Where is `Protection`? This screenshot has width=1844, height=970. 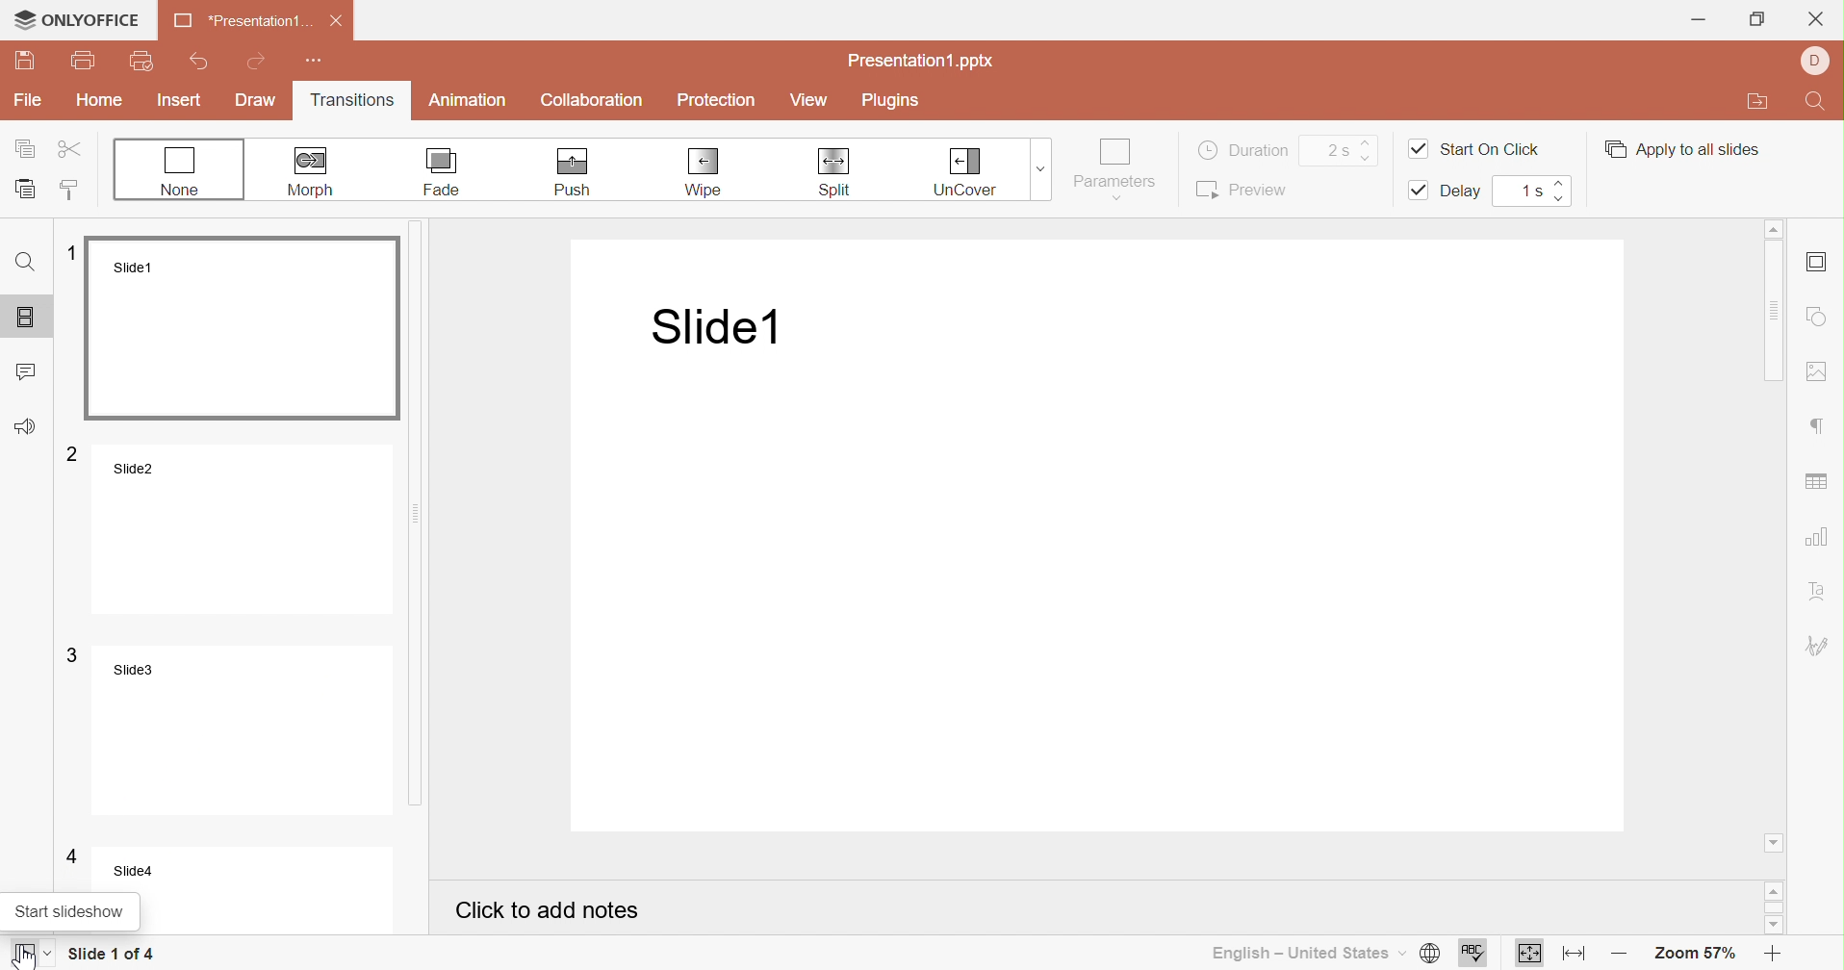 Protection is located at coordinates (717, 101).